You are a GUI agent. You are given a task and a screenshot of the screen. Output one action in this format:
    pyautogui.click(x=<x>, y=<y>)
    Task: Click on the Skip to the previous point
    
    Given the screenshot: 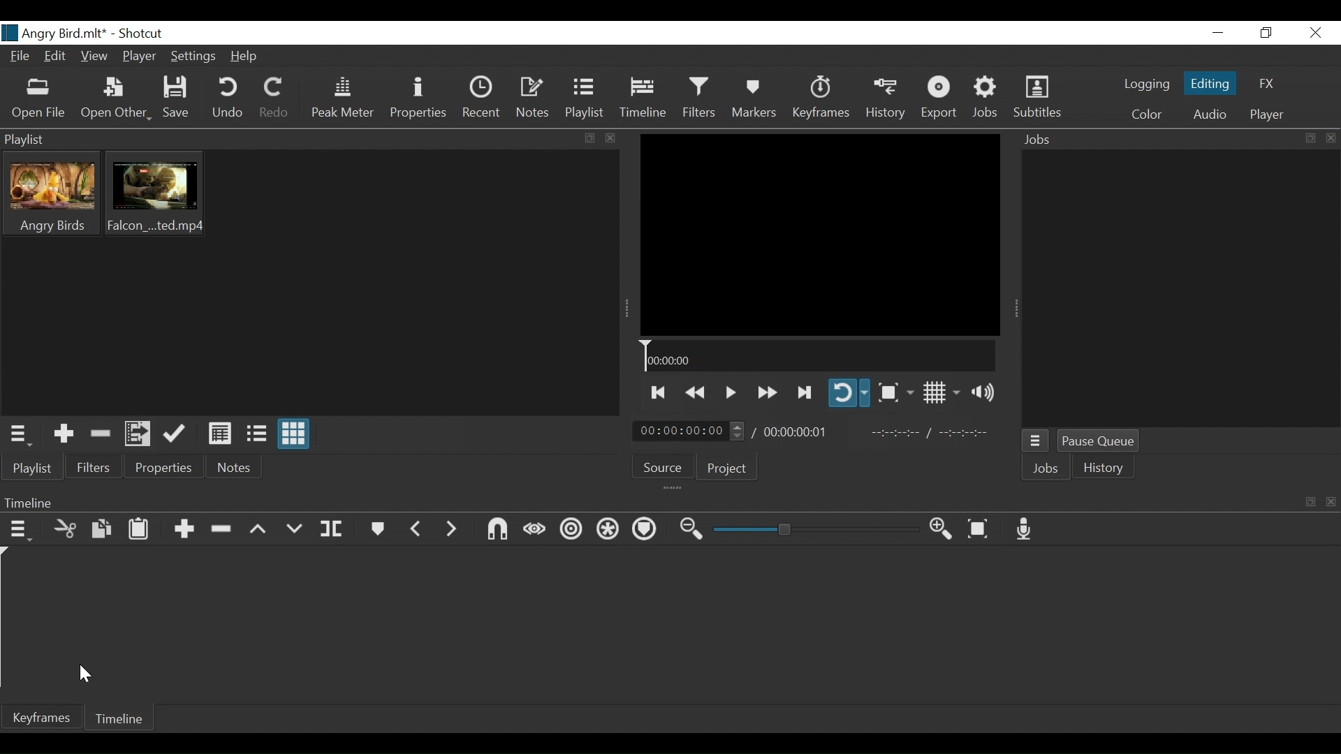 What is the action you would take?
    pyautogui.click(x=660, y=392)
    